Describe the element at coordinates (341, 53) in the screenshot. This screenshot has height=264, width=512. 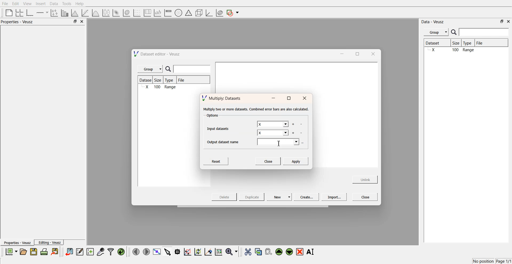
I see `minimise` at that location.